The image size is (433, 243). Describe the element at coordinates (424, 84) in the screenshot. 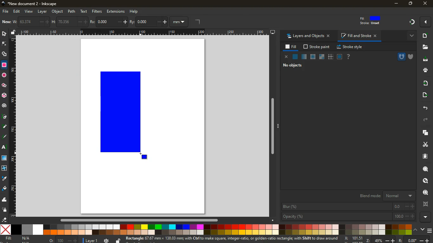

I see `receive` at that location.